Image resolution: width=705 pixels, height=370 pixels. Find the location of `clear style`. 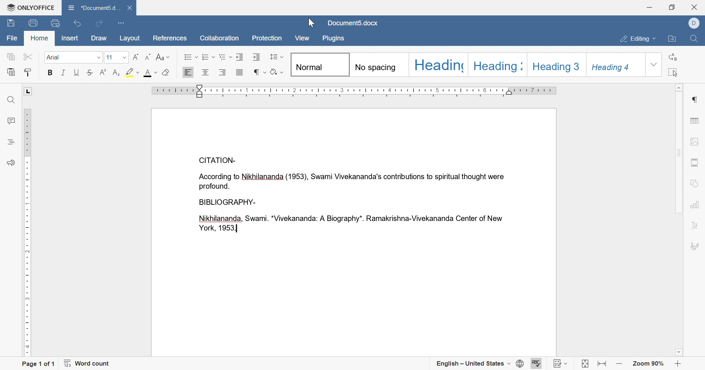

clear style is located at coordinates (276, 73).